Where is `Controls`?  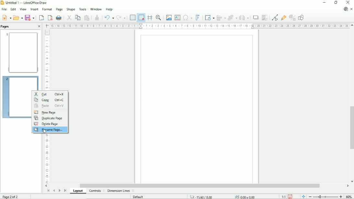
Controls is located at coordinates (96, 191).